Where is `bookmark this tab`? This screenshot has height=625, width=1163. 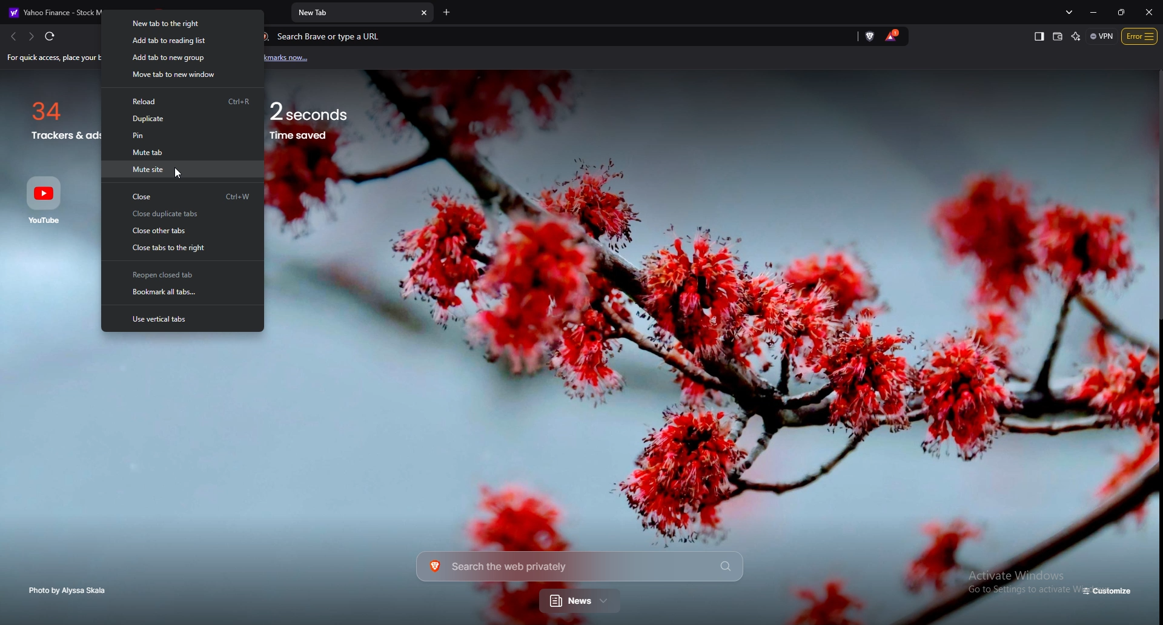
bookmark this tab is located at coordinates (183, 293).